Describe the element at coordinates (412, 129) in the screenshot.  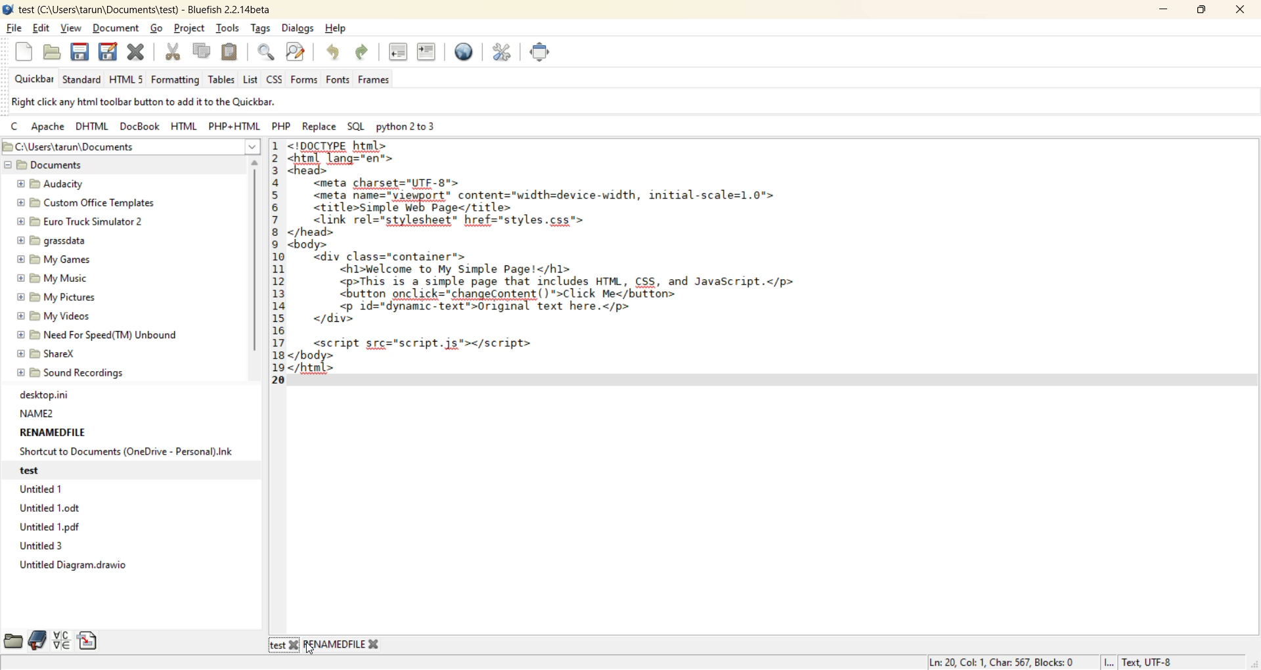
I see `python 2 to 3` at that location.